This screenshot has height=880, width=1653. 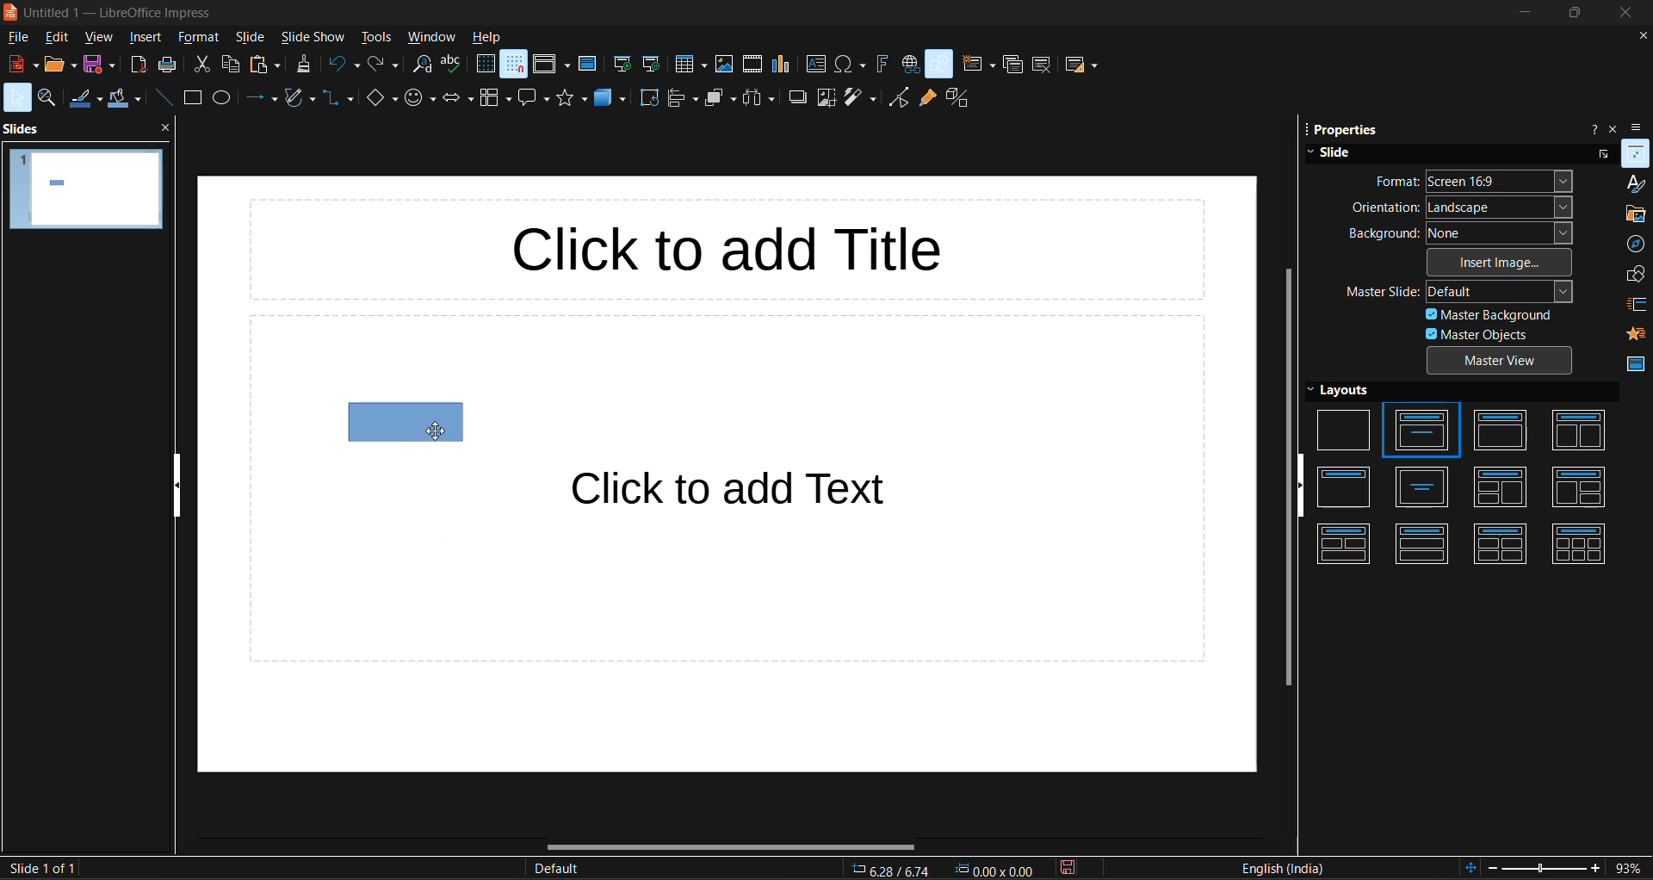 I want to click on master slides, so click(x=1635, y=367).